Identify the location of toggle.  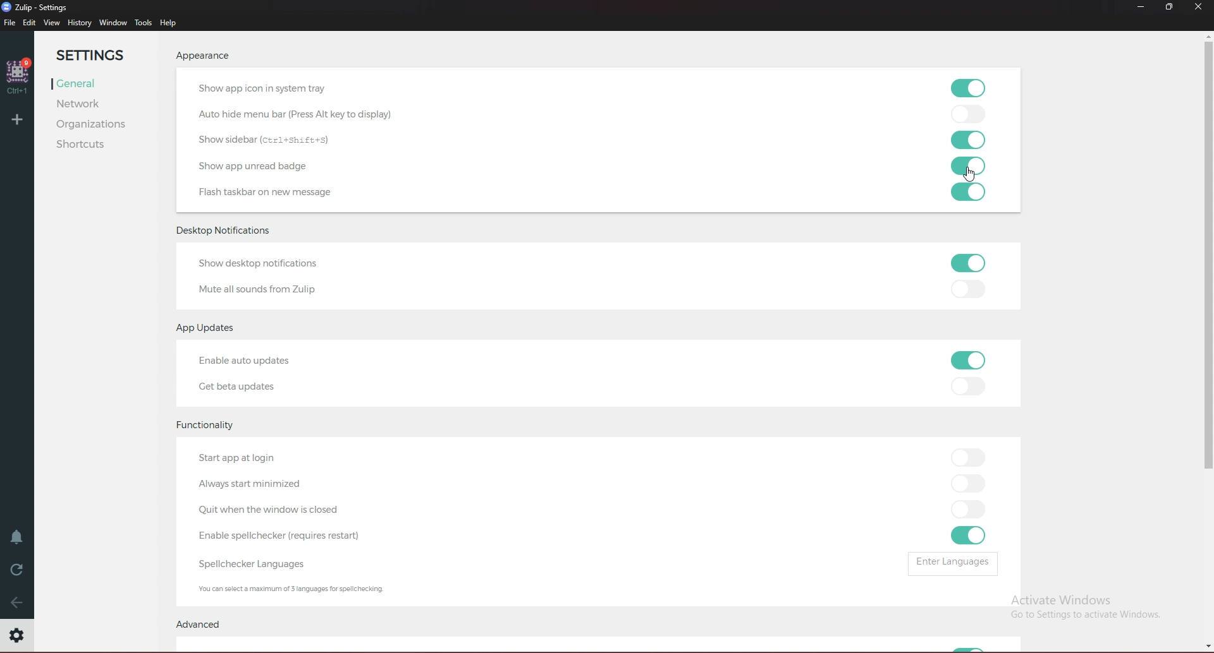
(969, 458).